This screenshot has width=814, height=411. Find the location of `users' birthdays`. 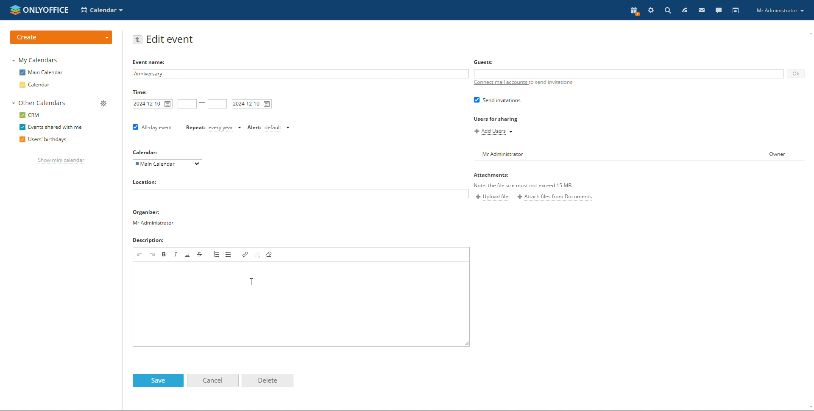

users' birthdays is located at coordinates (42, 140).